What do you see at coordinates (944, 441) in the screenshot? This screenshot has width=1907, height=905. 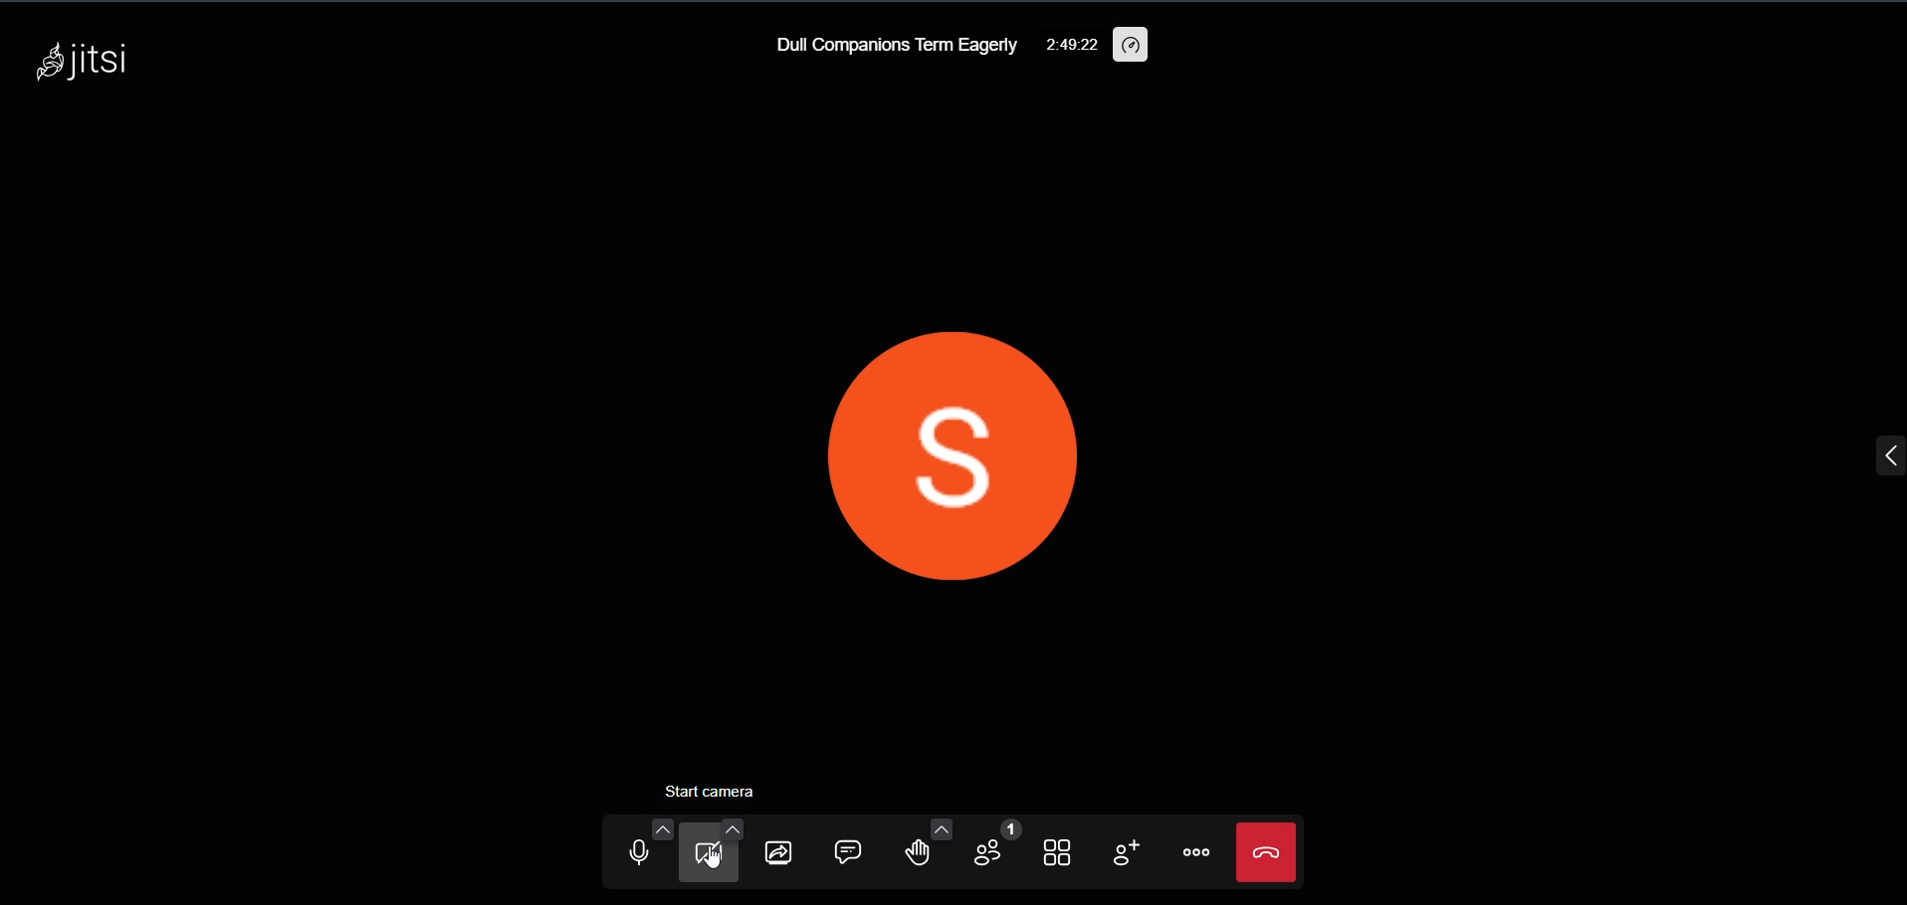 I see `display picture` at bounding box center [944, 441].